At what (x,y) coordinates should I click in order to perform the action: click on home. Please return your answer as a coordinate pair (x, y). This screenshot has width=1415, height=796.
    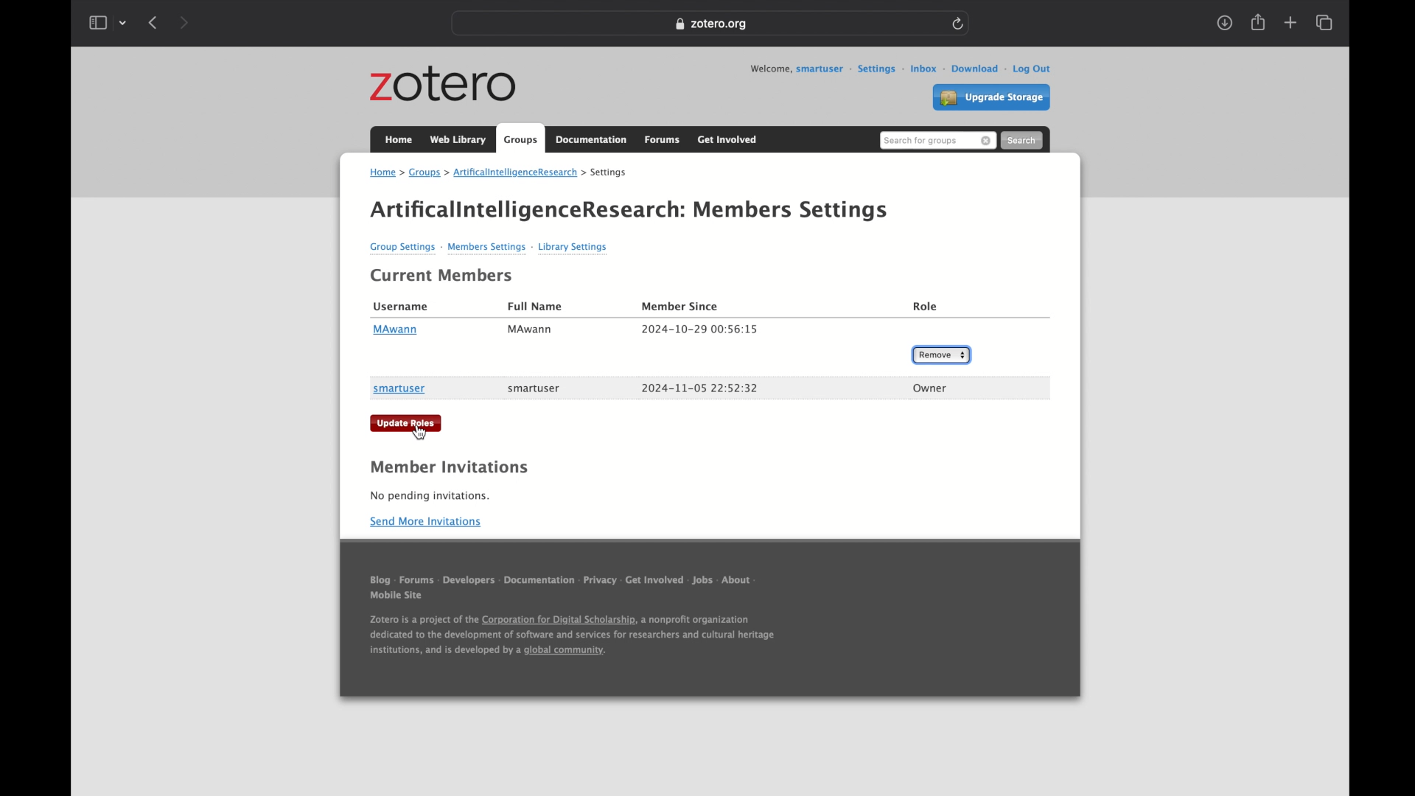
    Looking at the image, I should click on (385, 174).